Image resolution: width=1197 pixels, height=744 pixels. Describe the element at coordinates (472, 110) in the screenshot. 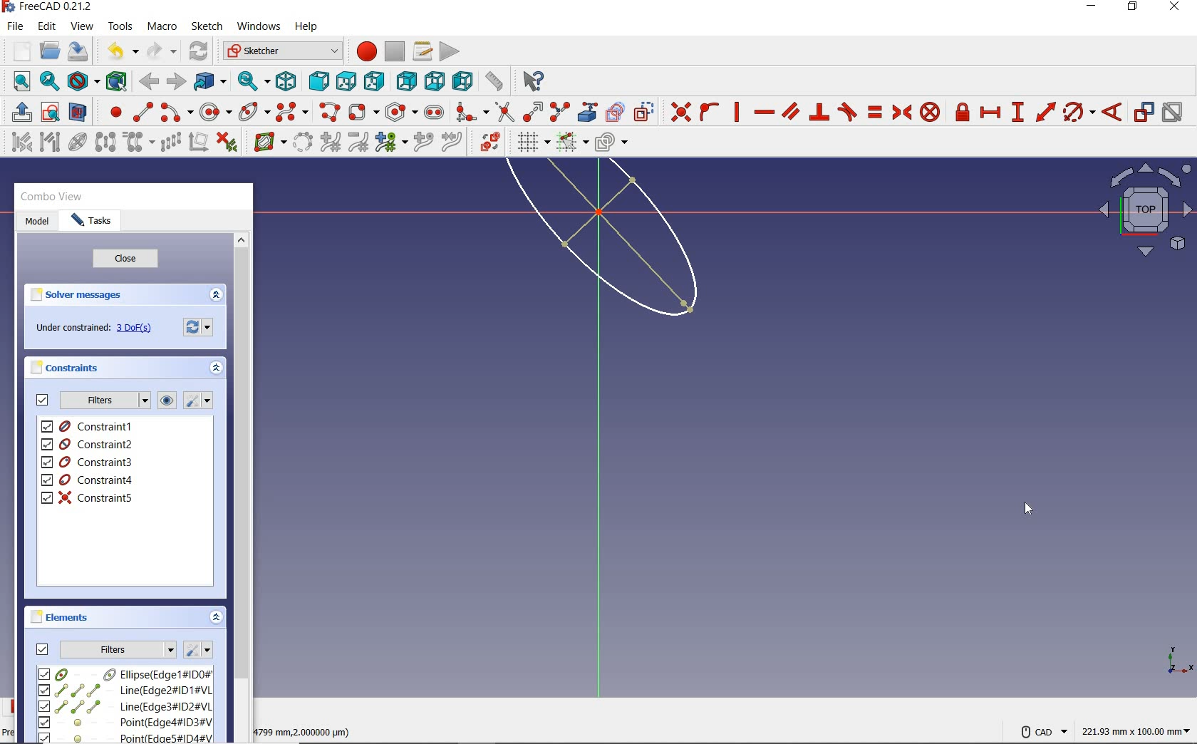

I see `create fillet` at that location.